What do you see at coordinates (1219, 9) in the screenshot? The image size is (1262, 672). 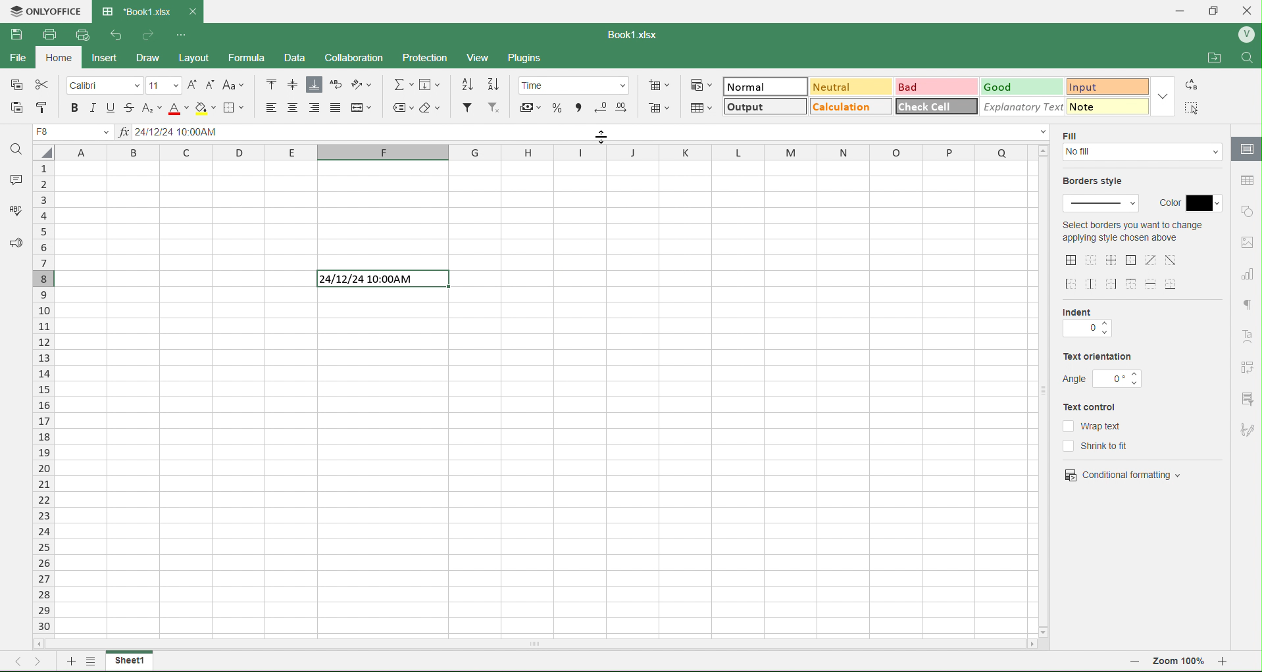 I see `maximize` at bounding box center [1219, 9].